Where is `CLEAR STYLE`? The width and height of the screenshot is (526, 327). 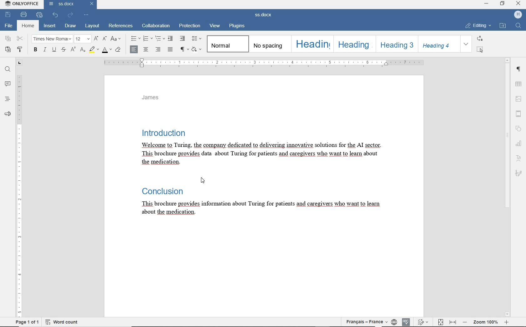 CLEAR STYLE is located at coordinates (118, 50).